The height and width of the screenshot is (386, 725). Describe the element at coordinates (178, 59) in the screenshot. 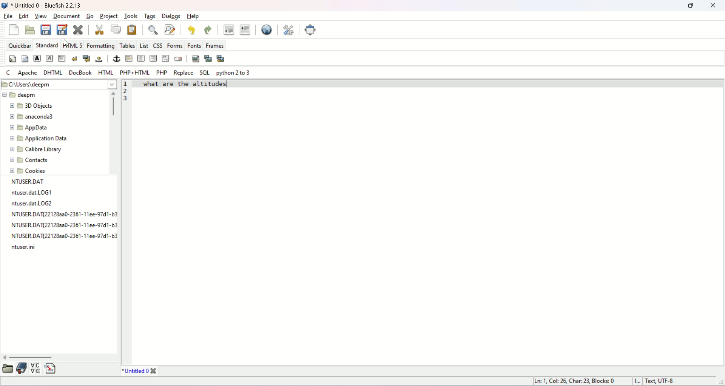

I see `email` at that location.